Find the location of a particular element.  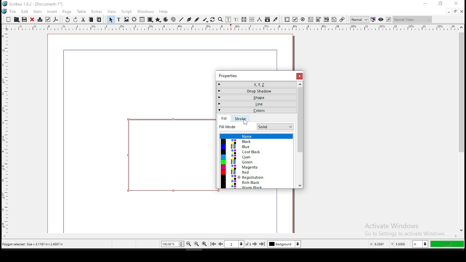

zoom 100% is located at coordinates (197, 244).